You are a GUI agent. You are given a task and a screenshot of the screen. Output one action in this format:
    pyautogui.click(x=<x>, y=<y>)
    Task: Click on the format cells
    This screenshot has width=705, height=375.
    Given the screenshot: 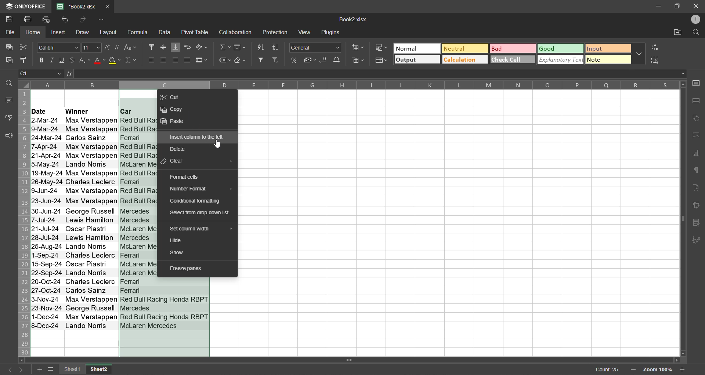 What is the action you would take?
    pyautogui.click(x=184, y=176)
    